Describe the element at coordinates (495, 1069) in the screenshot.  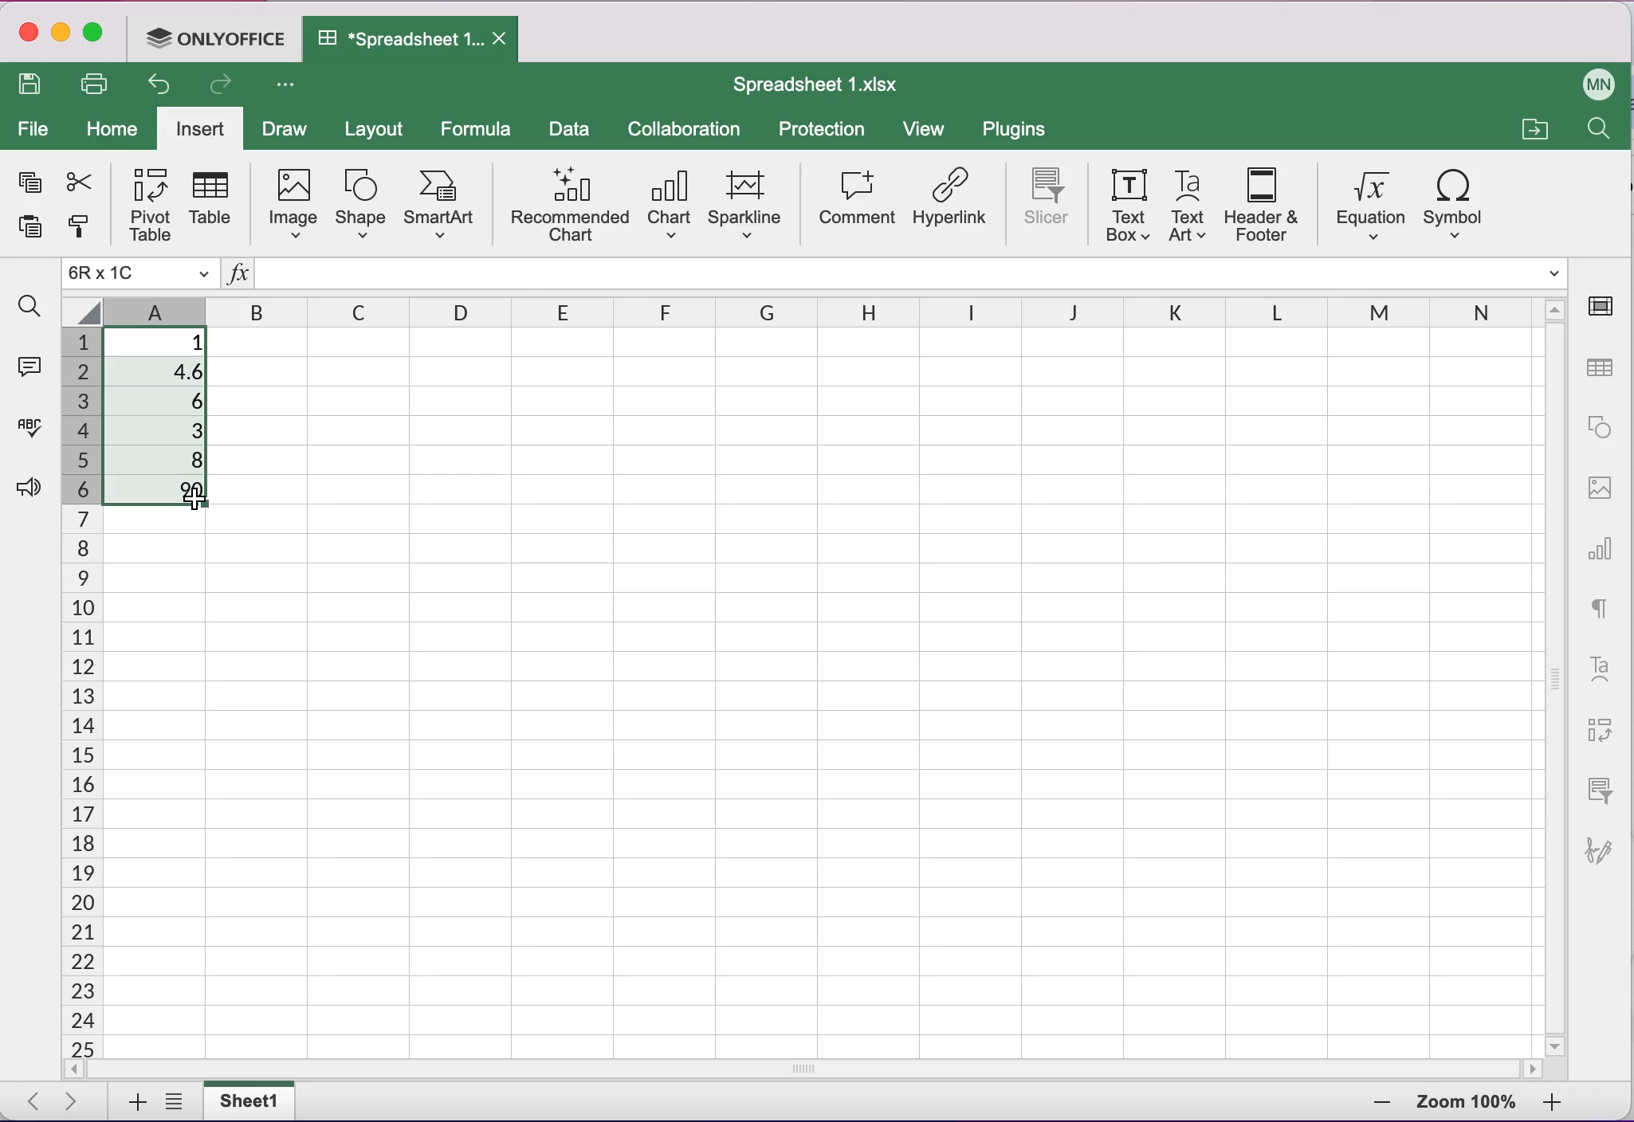
I see `horizontal scrollbar` at that location.